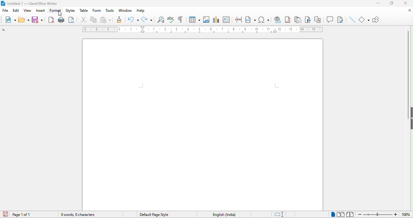  What do you see at coordinates (106, 20) in the screenshot?
I see `paste` at bounding box center [106, 20].